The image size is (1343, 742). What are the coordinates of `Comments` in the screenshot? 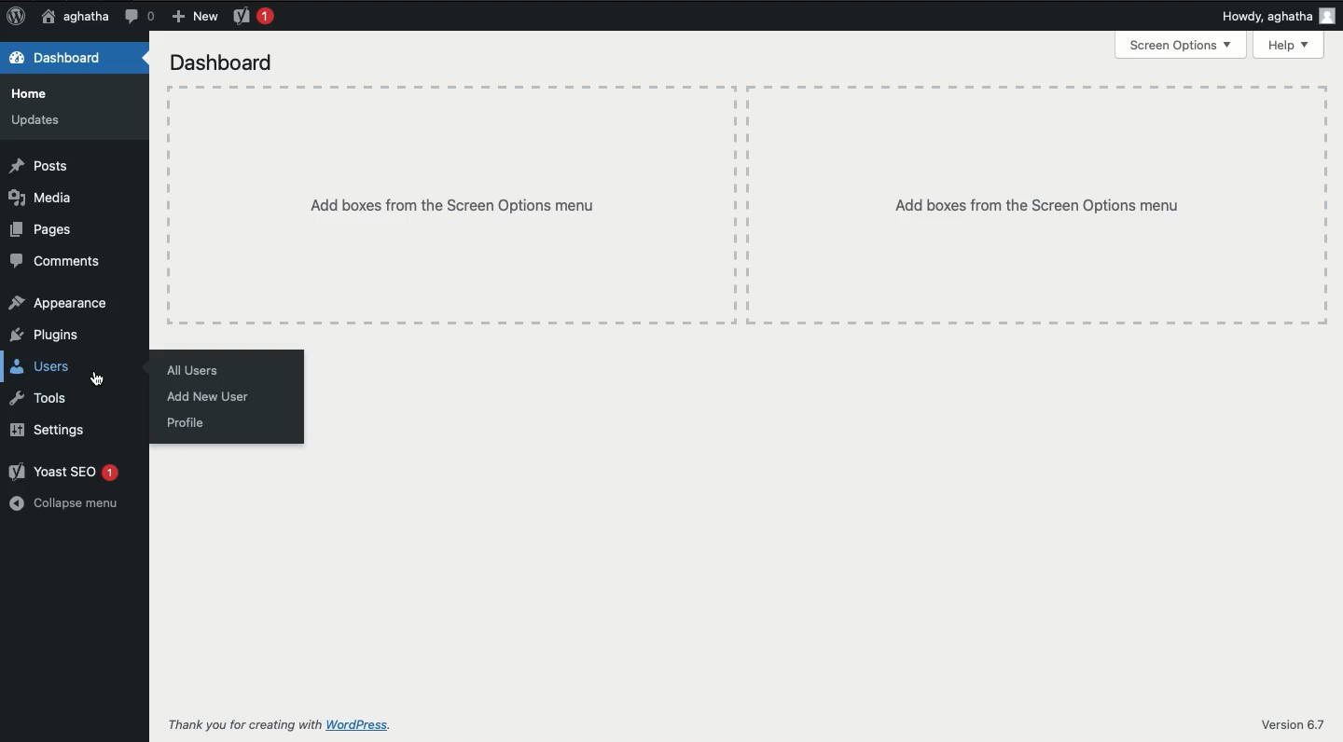 It's located at (54, 260).